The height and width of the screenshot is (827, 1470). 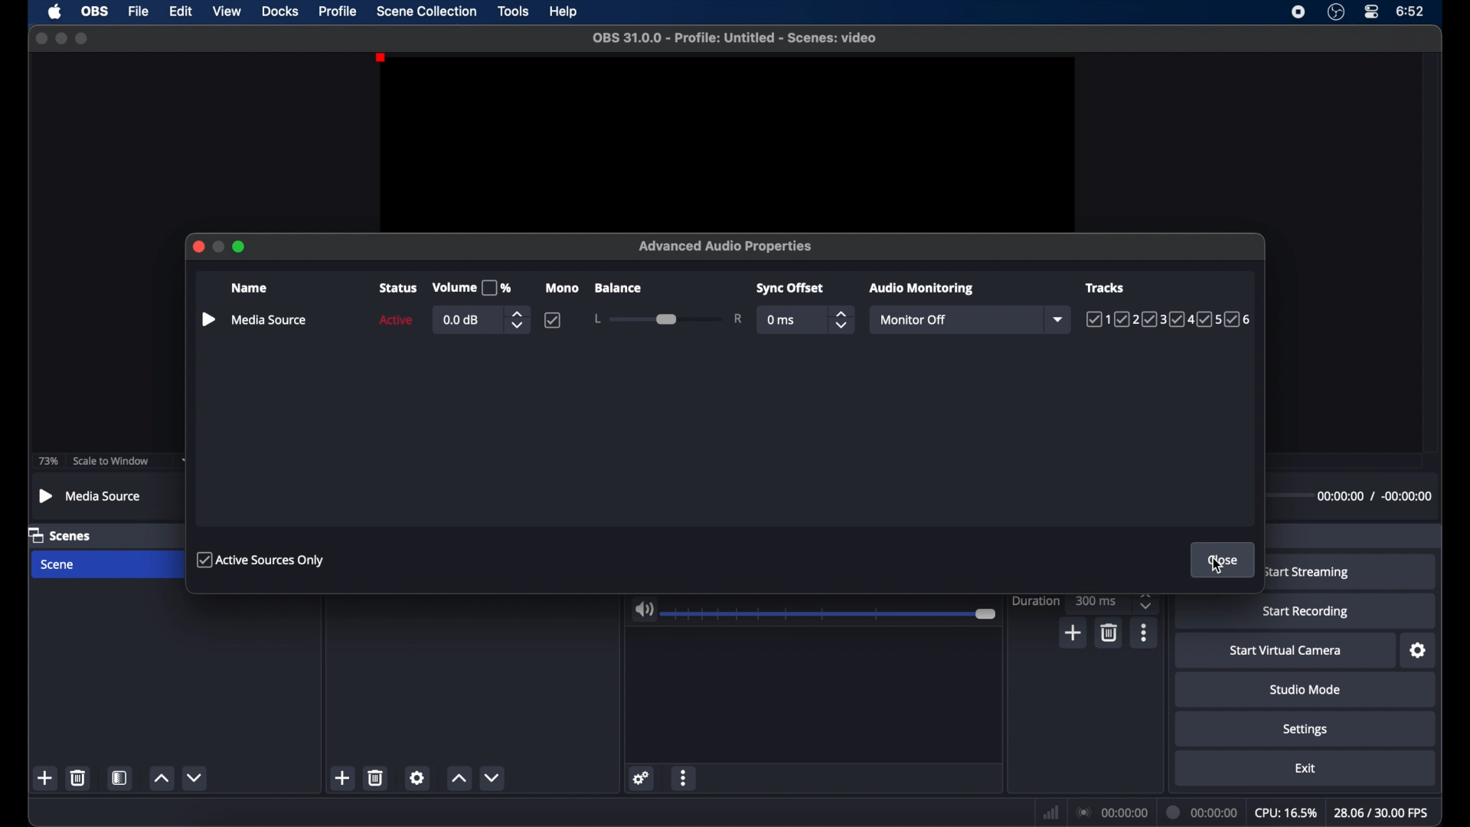 I want to click on settings, so click(x=419, y=777).